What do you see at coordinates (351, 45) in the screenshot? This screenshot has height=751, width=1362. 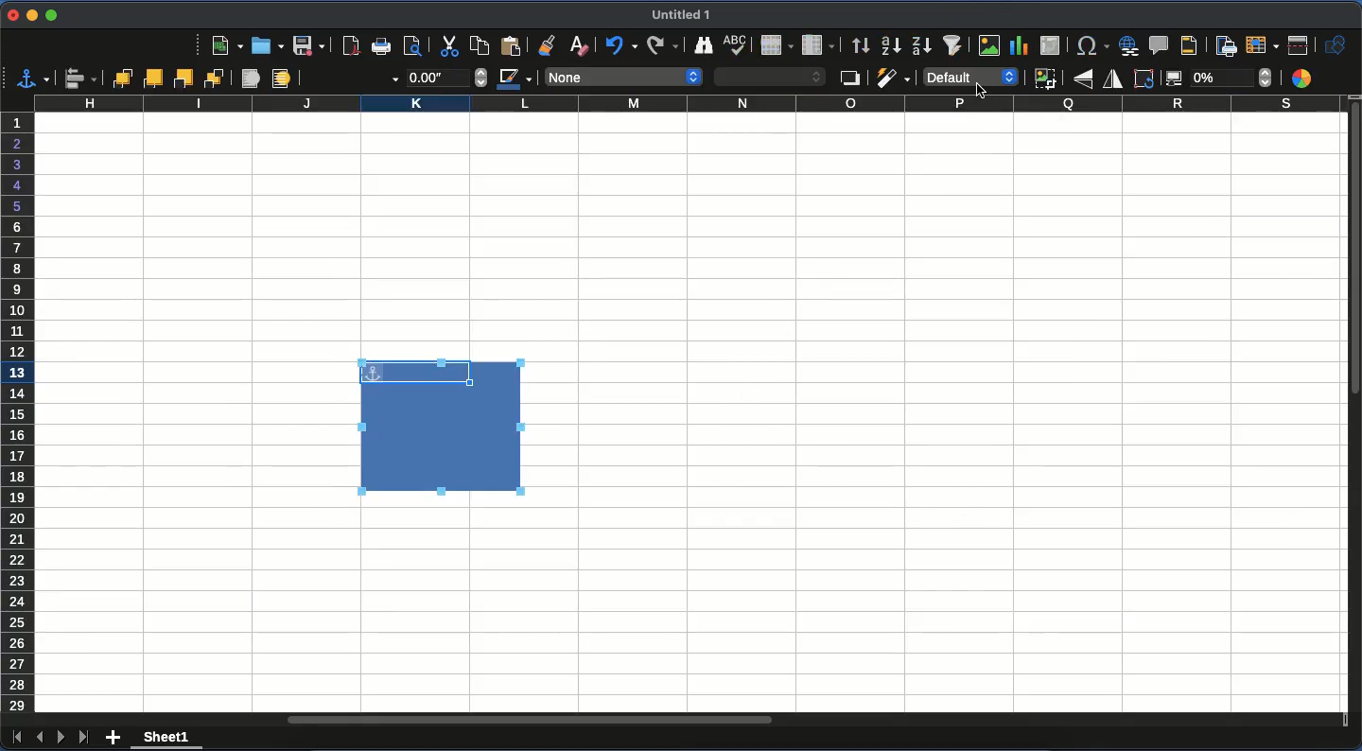 I see `pdf` at bounding box center [351, 45].